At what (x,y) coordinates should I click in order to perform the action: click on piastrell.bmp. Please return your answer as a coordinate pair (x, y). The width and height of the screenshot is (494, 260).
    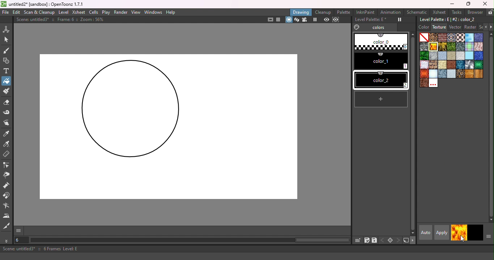
    Looking at the image, I should click on (469, 56).